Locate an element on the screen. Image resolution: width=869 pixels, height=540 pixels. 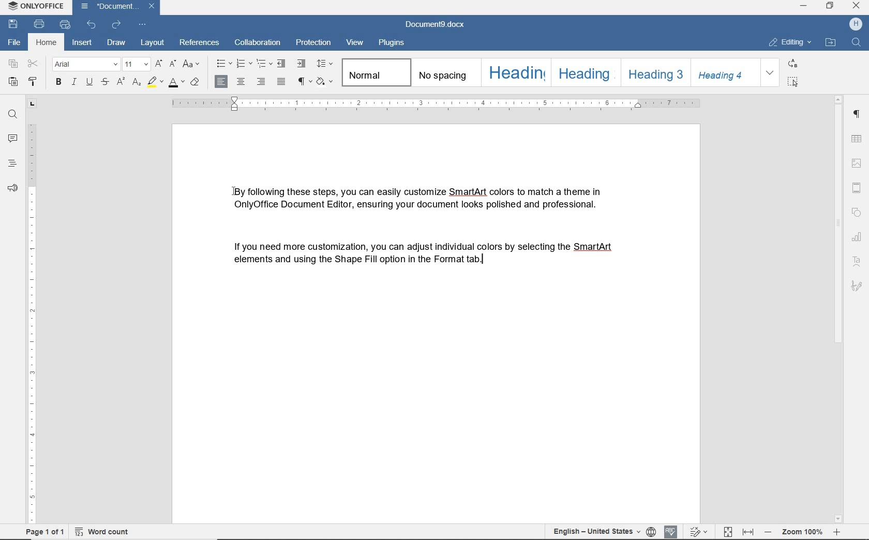
page 1 of 1 is located at coordinates (46, 530).